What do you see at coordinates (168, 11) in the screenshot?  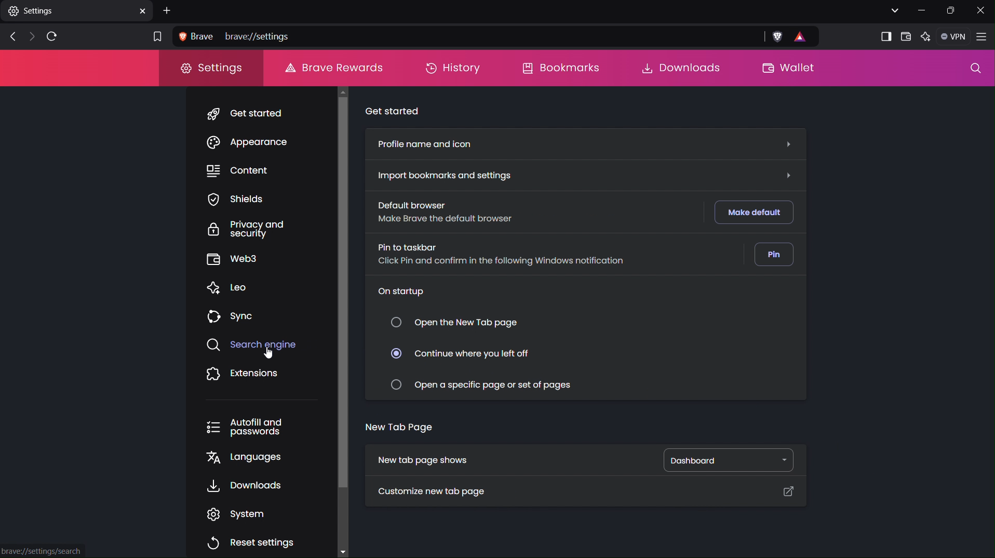 I see `Add New Tab` at bounding box center [168, 11].